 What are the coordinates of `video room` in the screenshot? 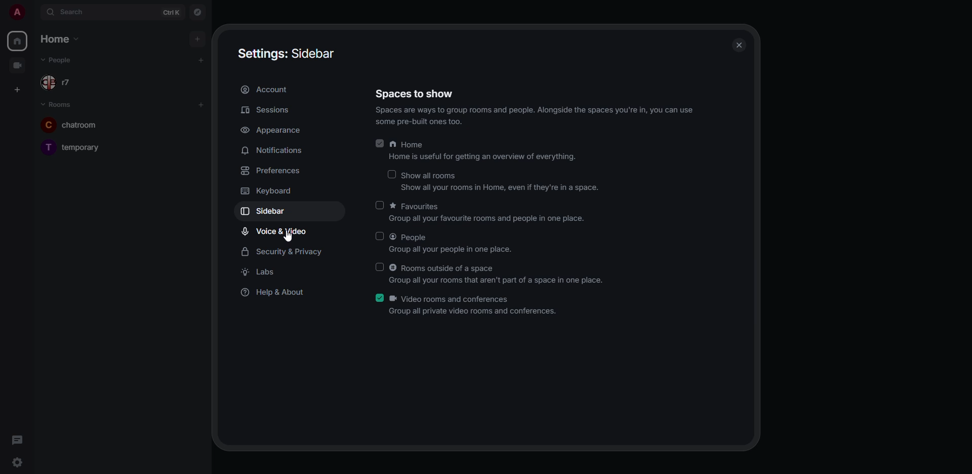 It's located at (17, 65).